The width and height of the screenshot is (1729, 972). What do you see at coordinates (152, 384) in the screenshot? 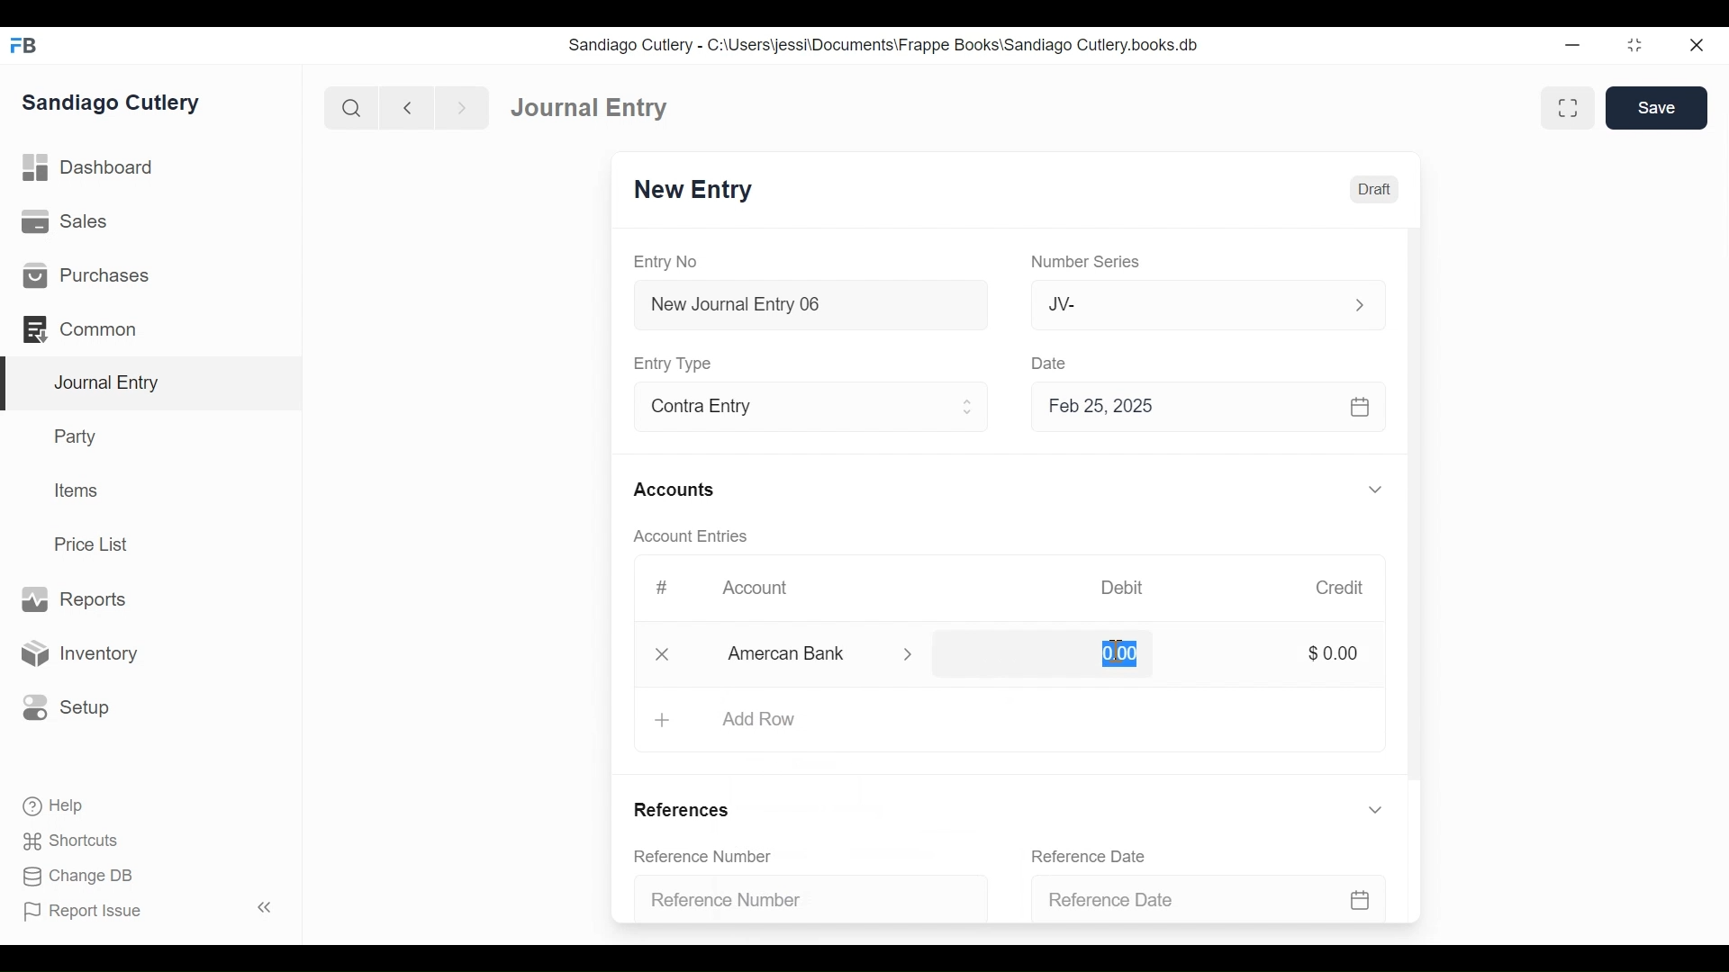
I see `Journal Entry` at bounding box center [152, 384].